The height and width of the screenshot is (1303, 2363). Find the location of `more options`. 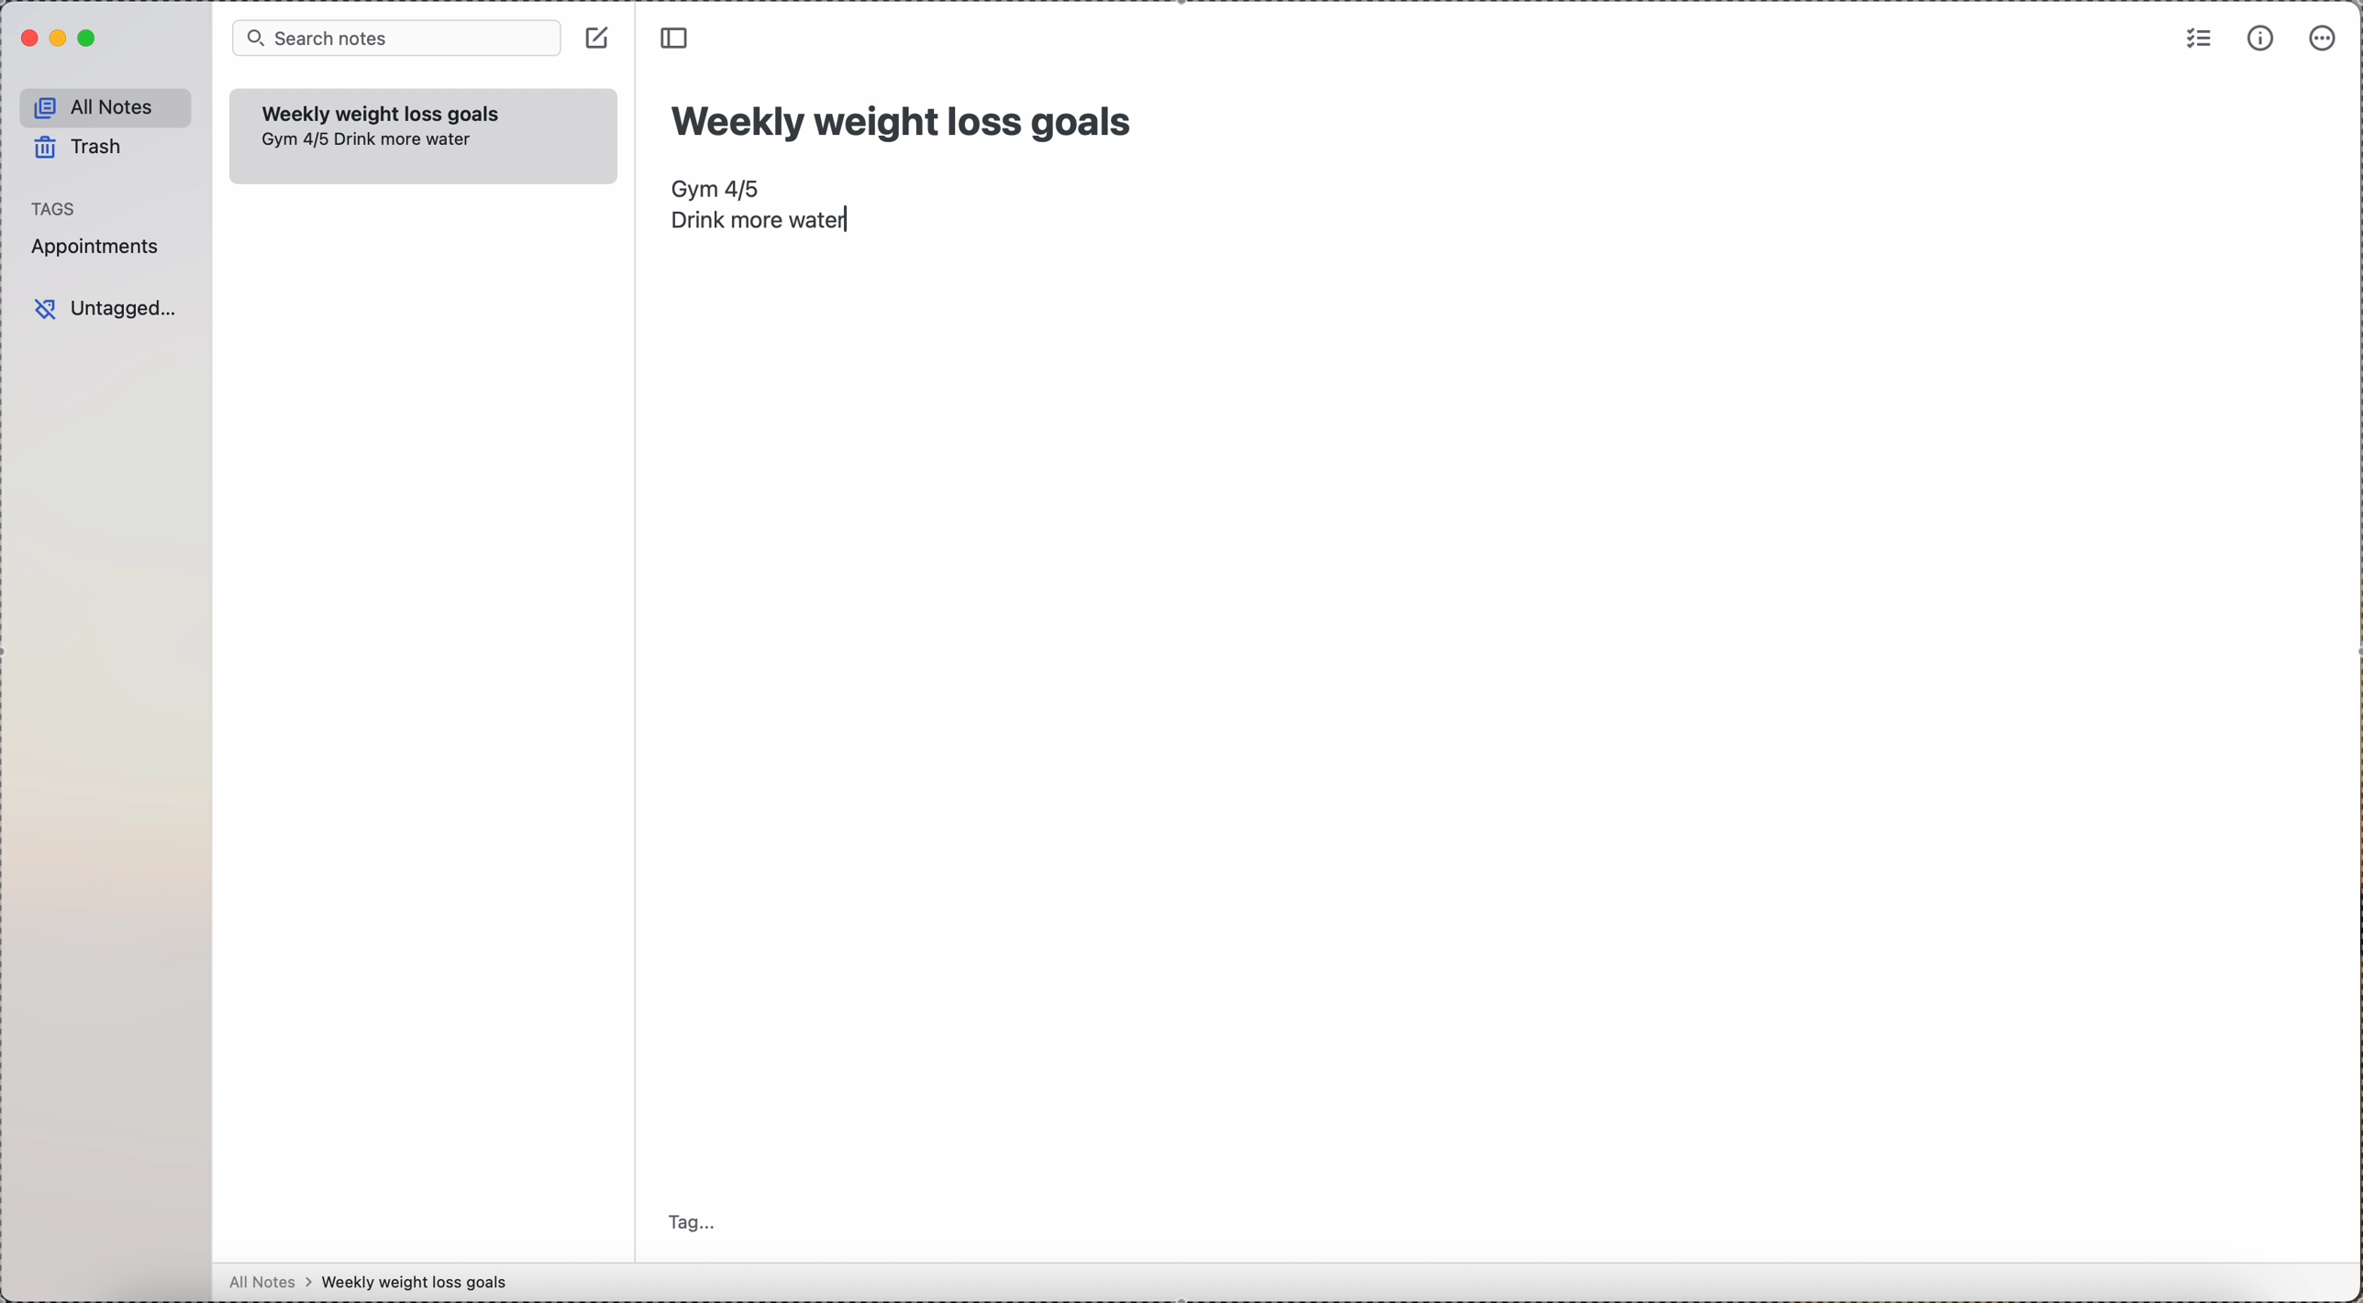

more options is located at coordinates (2326, 38).